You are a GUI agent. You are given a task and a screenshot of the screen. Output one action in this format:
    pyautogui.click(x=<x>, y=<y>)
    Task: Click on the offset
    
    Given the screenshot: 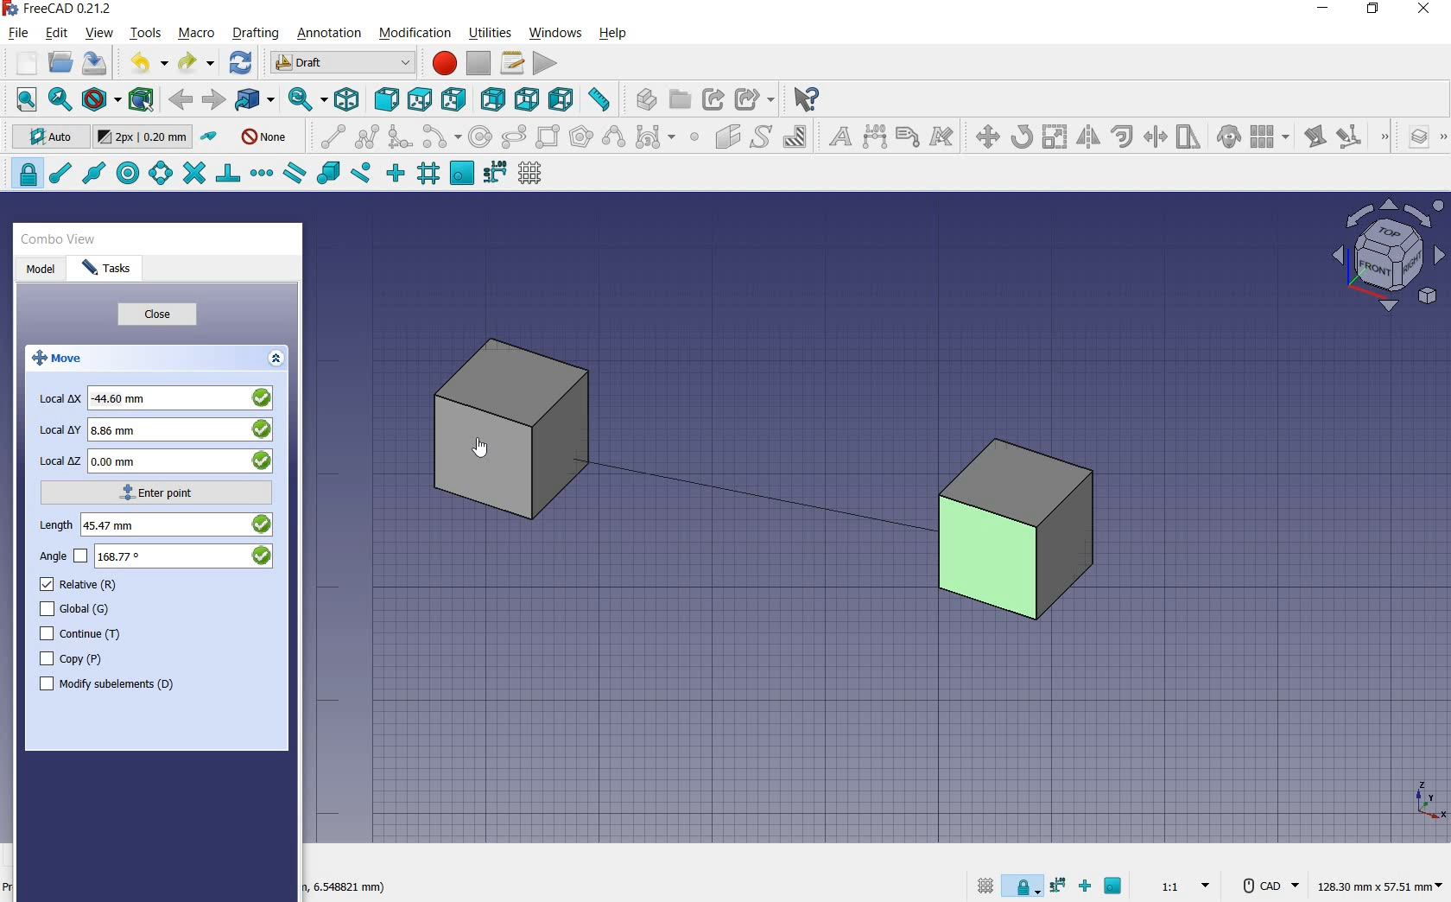 What is the action you would take?
    pyautogui.click(x=1123, y=136)
    